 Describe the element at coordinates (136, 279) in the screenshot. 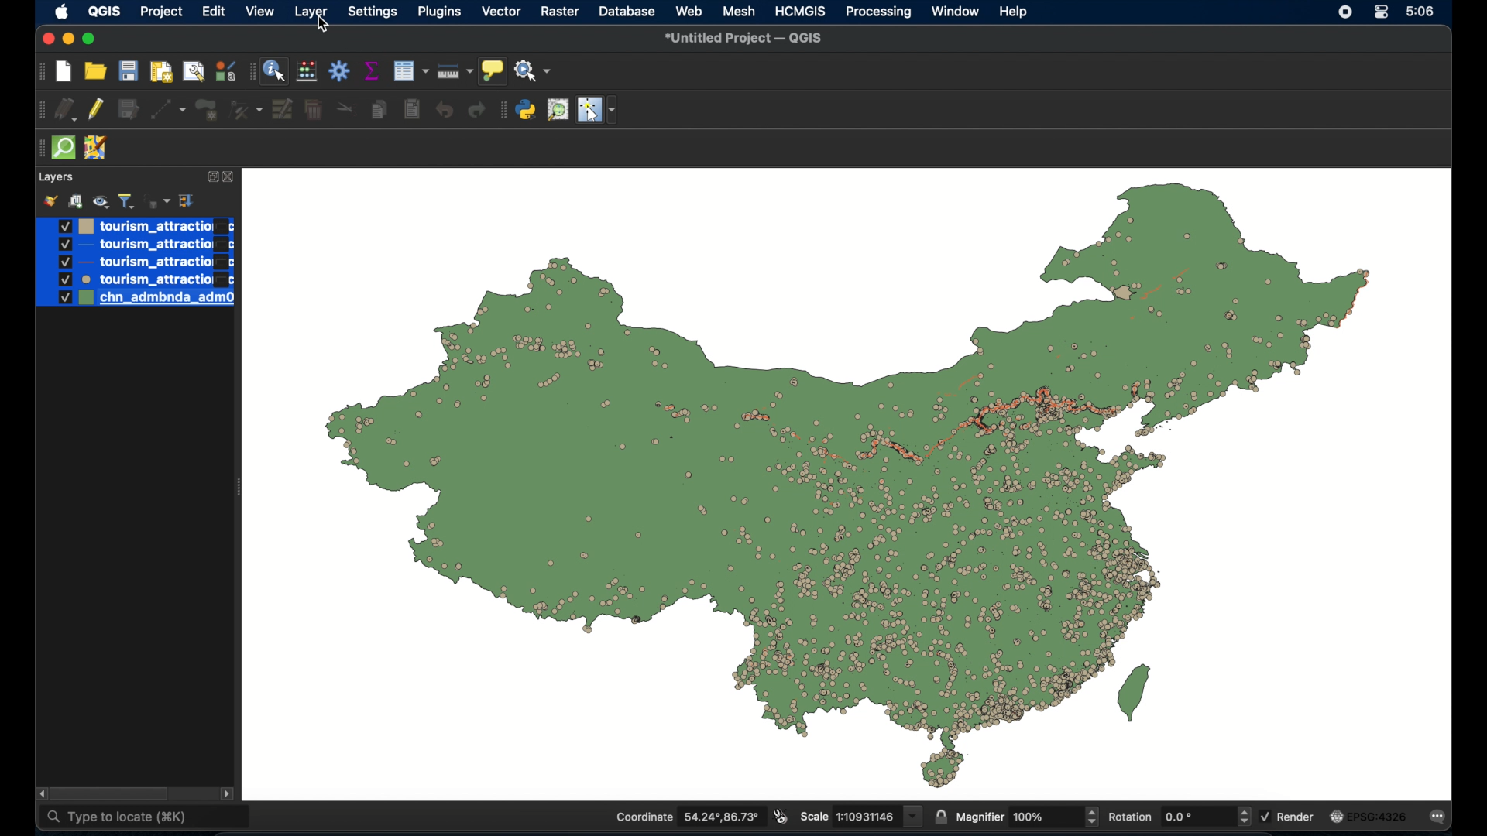

I see `layer 4` at that location.